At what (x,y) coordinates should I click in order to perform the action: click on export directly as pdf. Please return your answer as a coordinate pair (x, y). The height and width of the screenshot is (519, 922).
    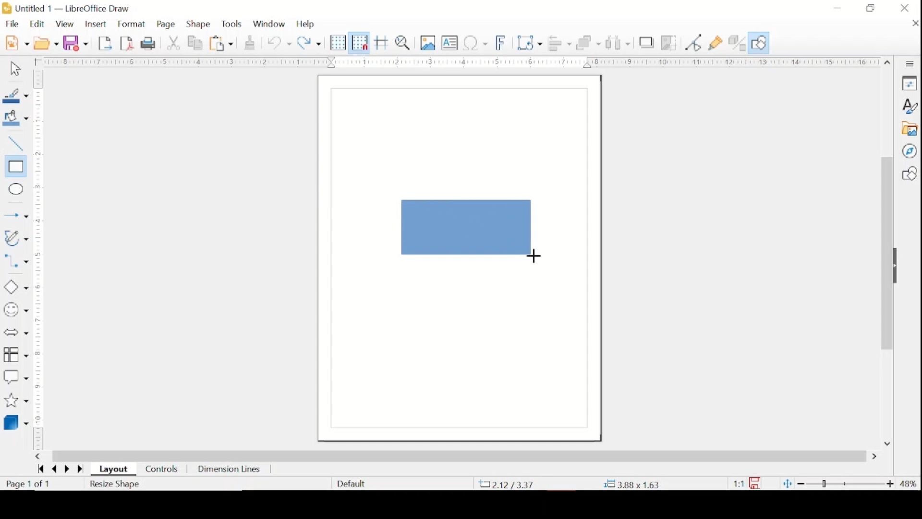
    Looking at the image, I should click on (127, 43).